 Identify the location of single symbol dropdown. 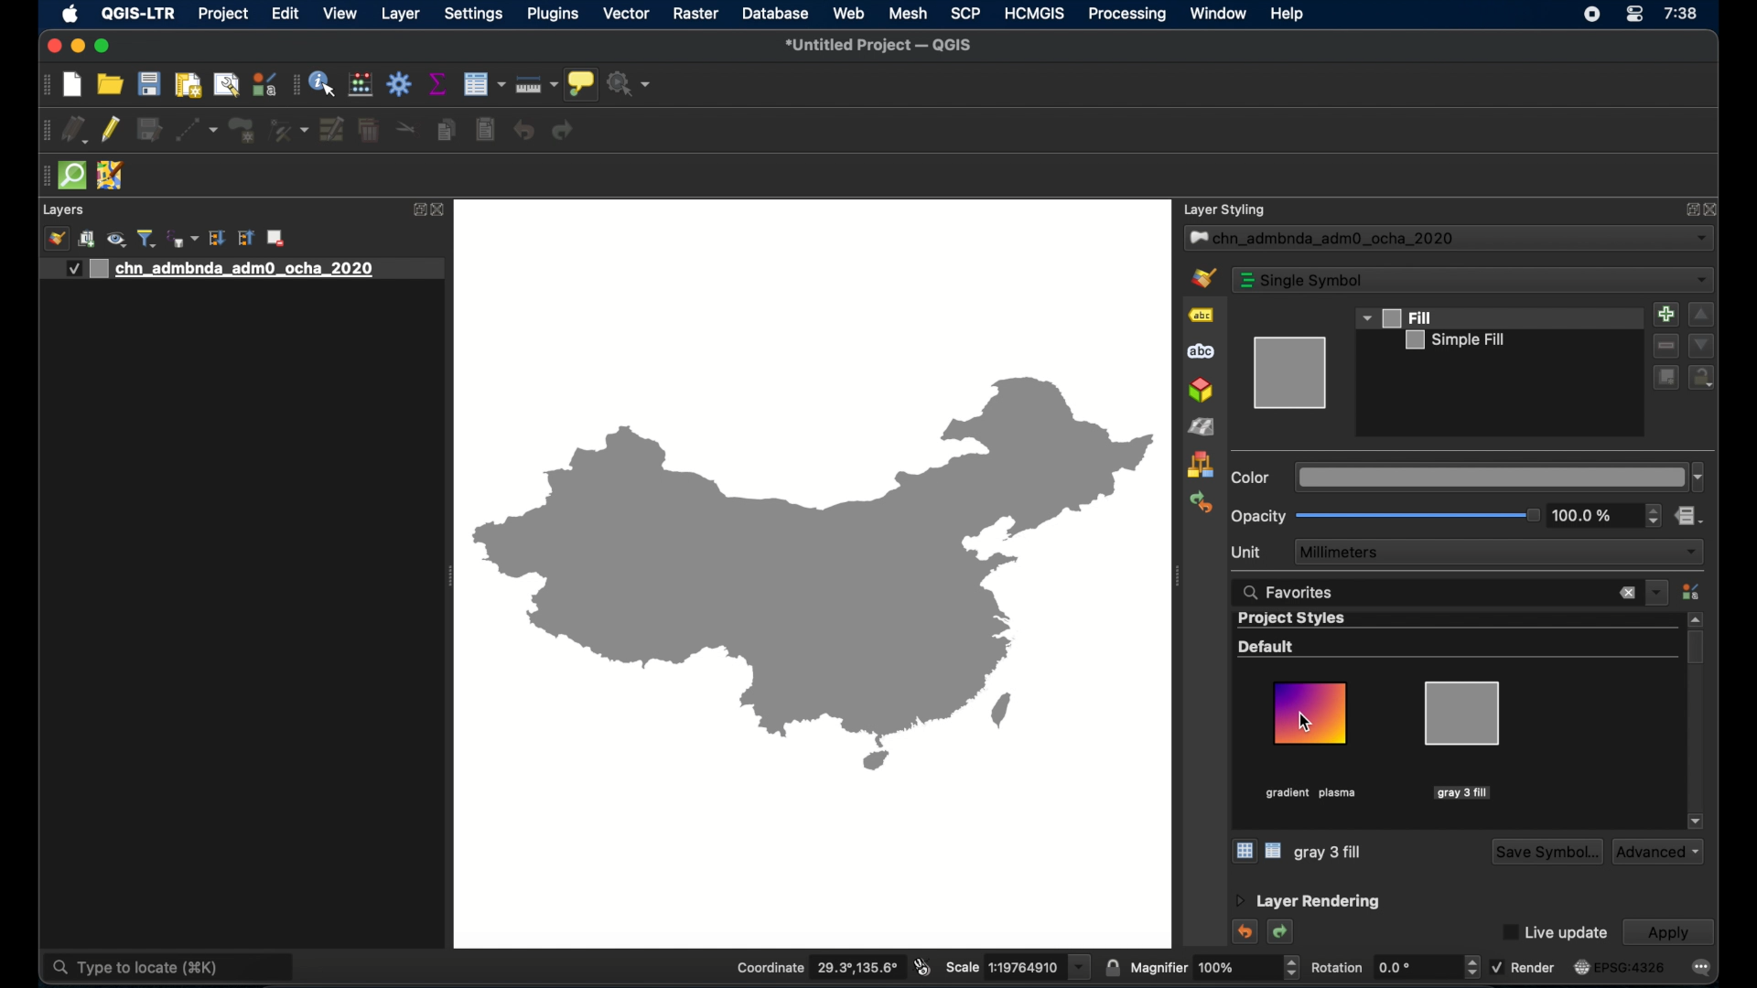
(1472, 280).